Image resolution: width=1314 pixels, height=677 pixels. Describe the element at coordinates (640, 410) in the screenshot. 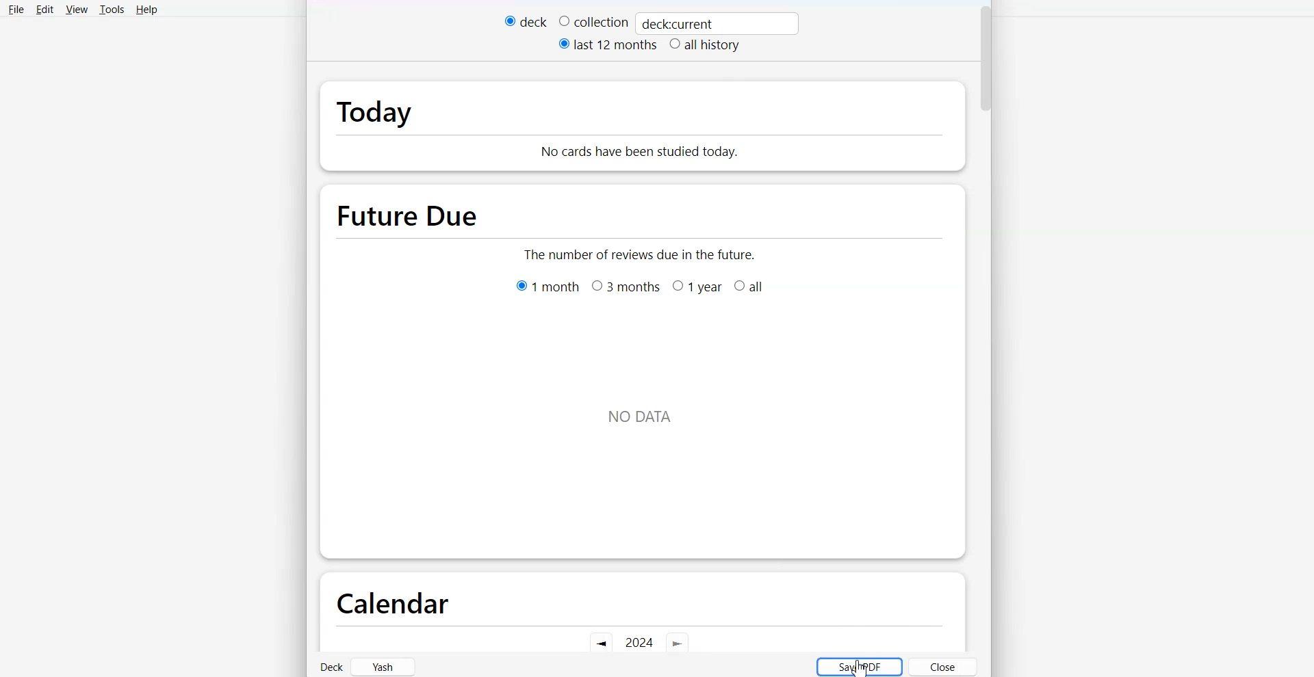

I see `NO DATA` at that location.